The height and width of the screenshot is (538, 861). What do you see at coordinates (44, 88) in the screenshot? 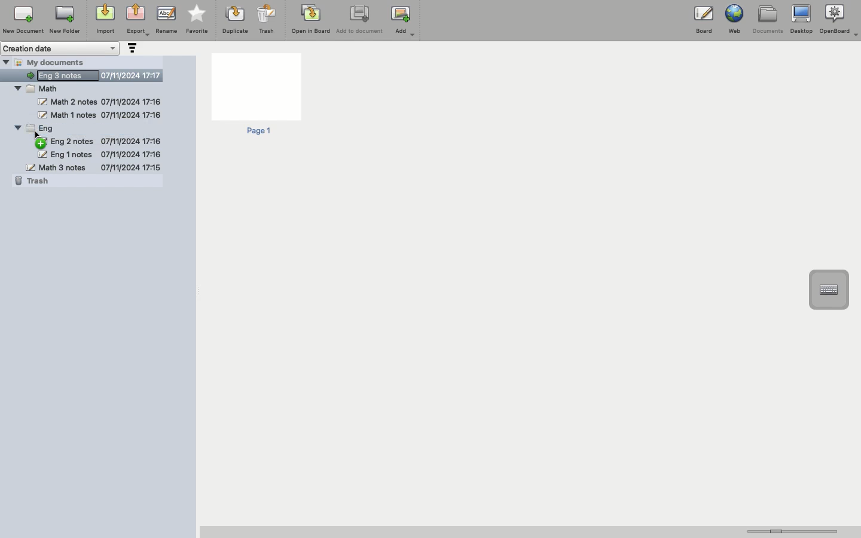
I see `Math` at bounding box center [44, 88].